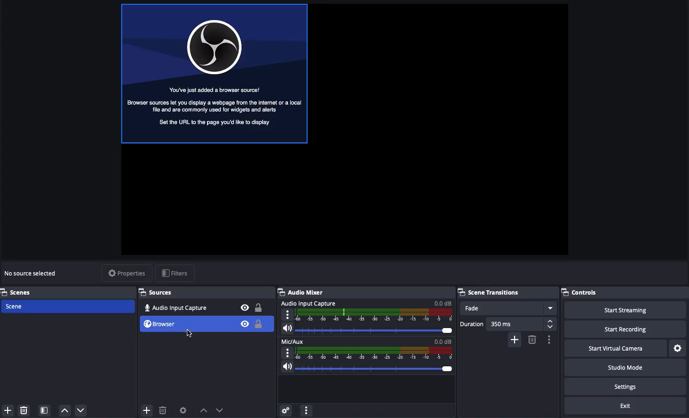 Image resolution: width=689 pixels, height=418 pixels. I want to click on Audio input capture, so click(174, 307).